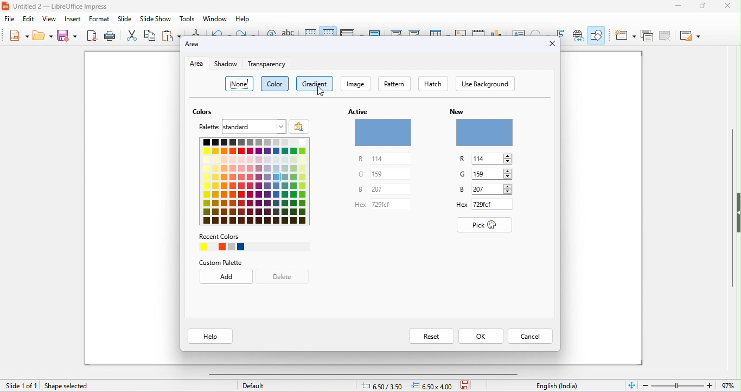 The height and width of the screenshot is (392, 741). I want to click on 6.50x4.00 (object size), so click(433, 386).